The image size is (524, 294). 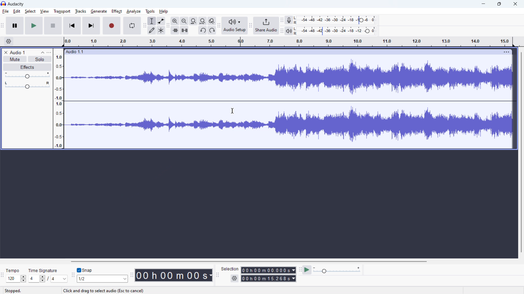 What do you see at coordinates (290, 102) in the screenshot?
I see `waveform` at bounding box center [290, 102].